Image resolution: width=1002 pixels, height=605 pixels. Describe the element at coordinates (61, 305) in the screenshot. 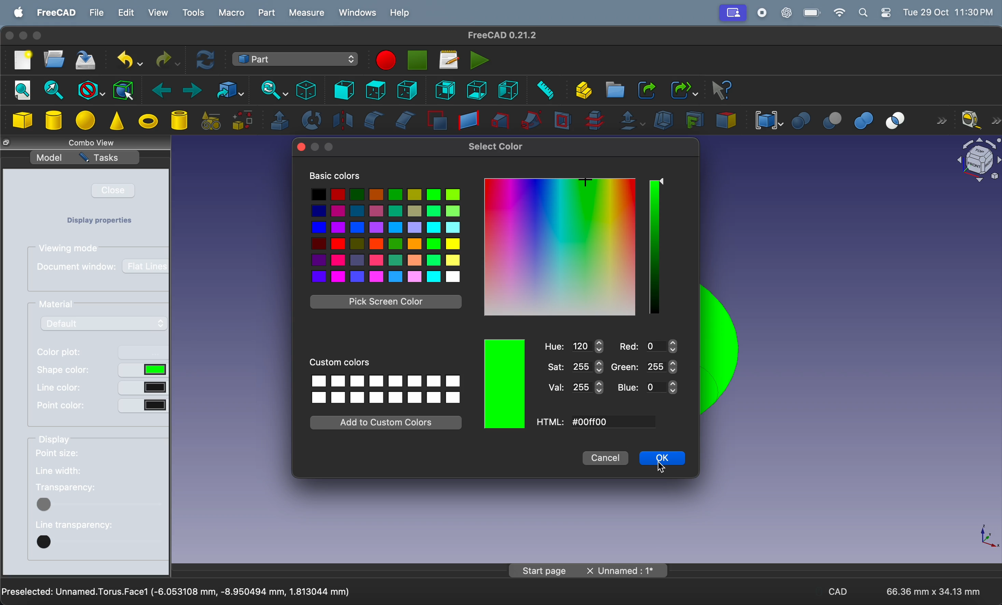

I see `material` at that location.